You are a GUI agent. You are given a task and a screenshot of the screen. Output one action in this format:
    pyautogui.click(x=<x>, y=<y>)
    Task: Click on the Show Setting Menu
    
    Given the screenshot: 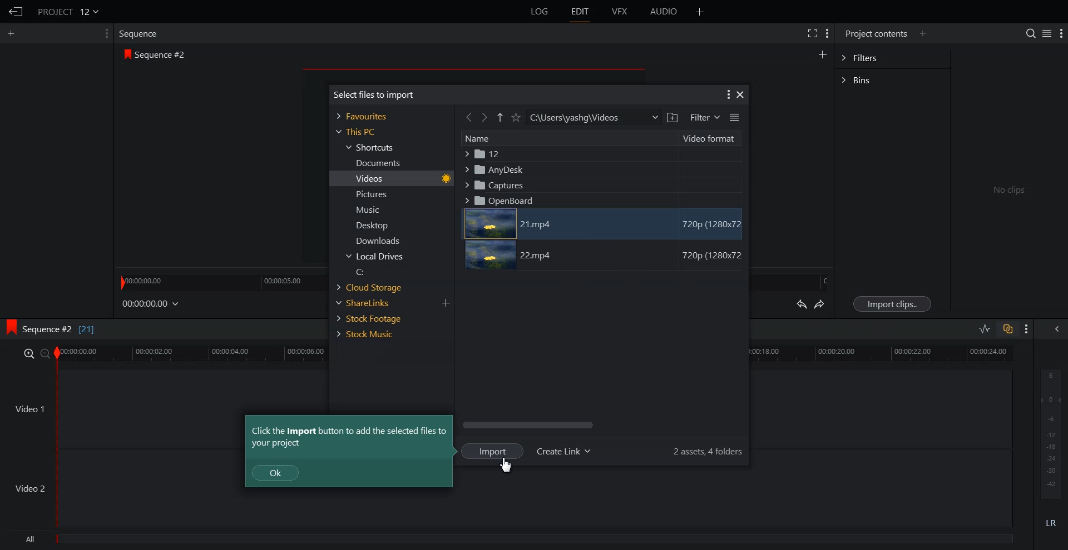 What is the action you would take?
    pyautogui.click(x=1027, y=329)
    